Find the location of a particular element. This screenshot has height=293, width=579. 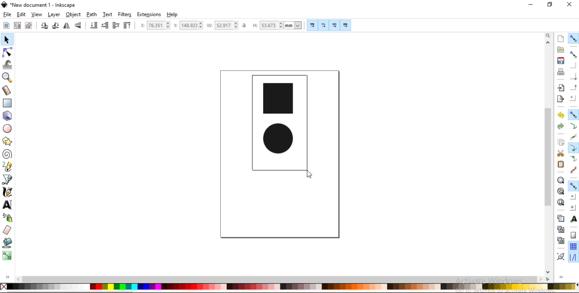

zoom to fit drawing is located at coordinates (560, 191).